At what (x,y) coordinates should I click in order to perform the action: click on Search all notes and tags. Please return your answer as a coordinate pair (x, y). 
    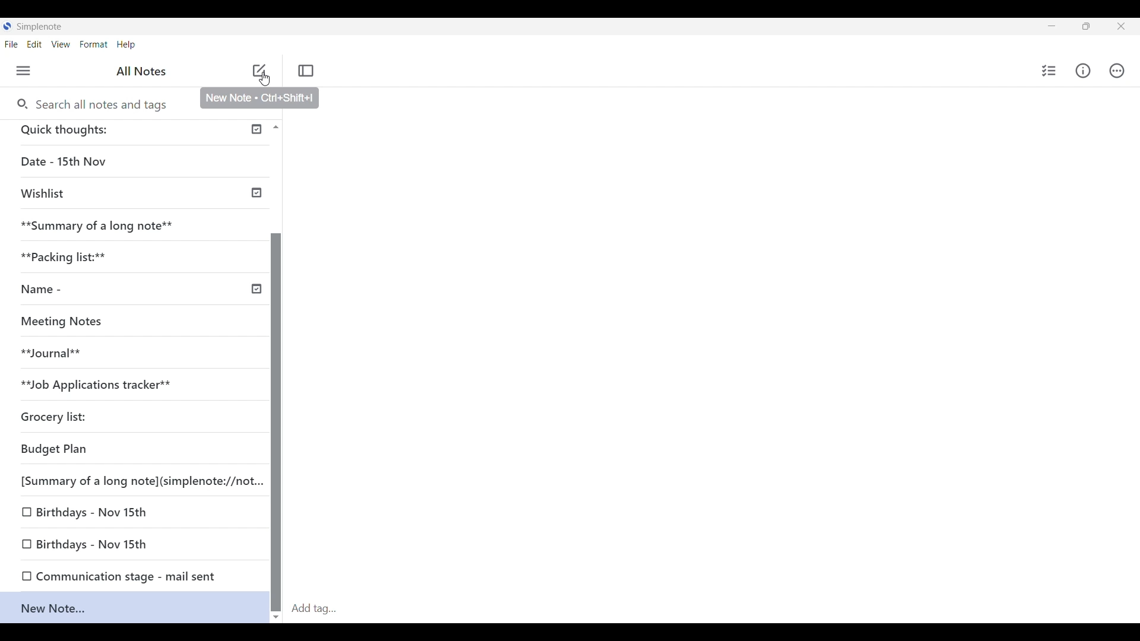
    Looking at the image, I should click on (92, 105).